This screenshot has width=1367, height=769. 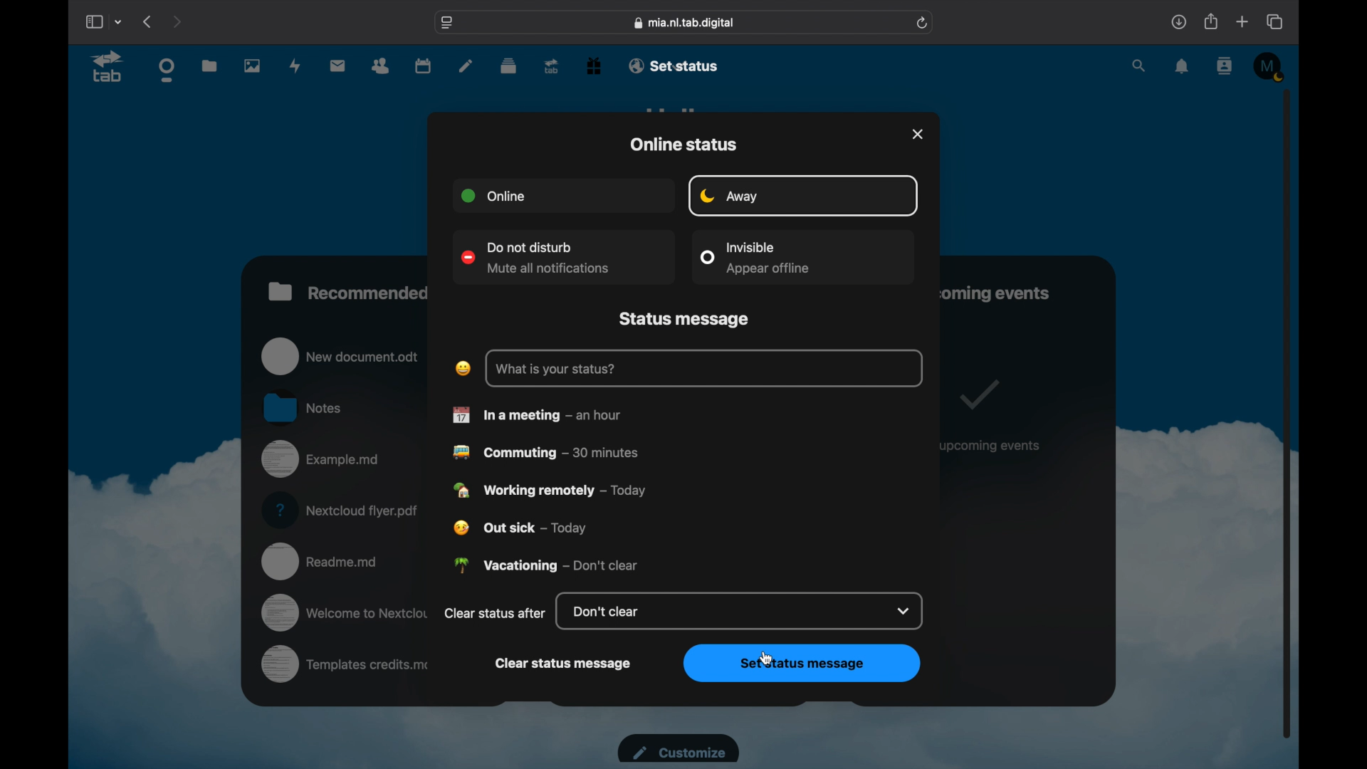 What do you see at coordinates (167, 70) in the screenshot?
I see `dashboard` at bounding box center [167, 70].